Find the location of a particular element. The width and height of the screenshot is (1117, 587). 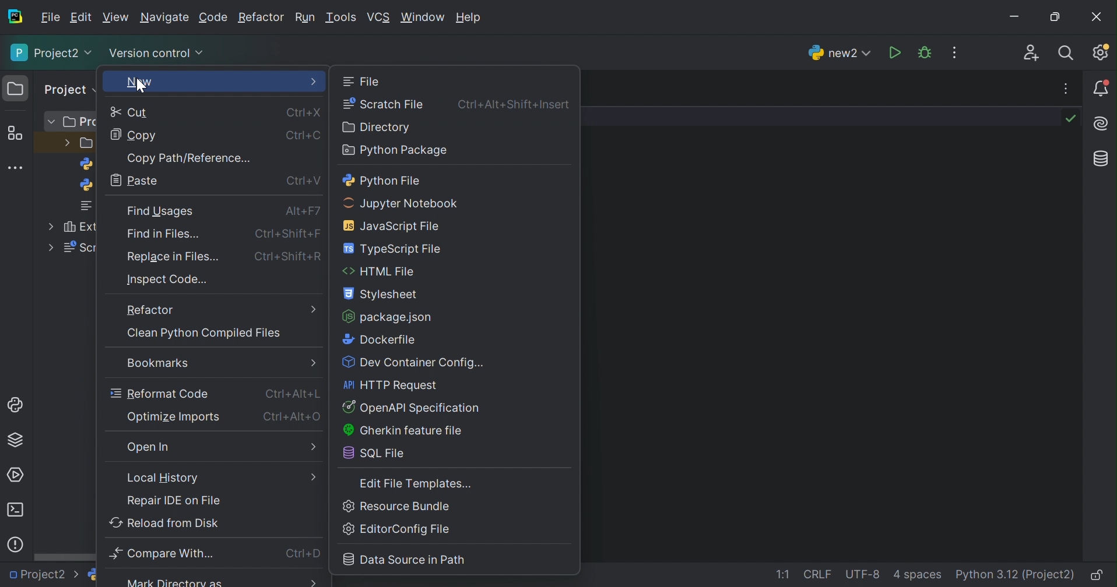

4 spaces is located at coordinates (919, 575).